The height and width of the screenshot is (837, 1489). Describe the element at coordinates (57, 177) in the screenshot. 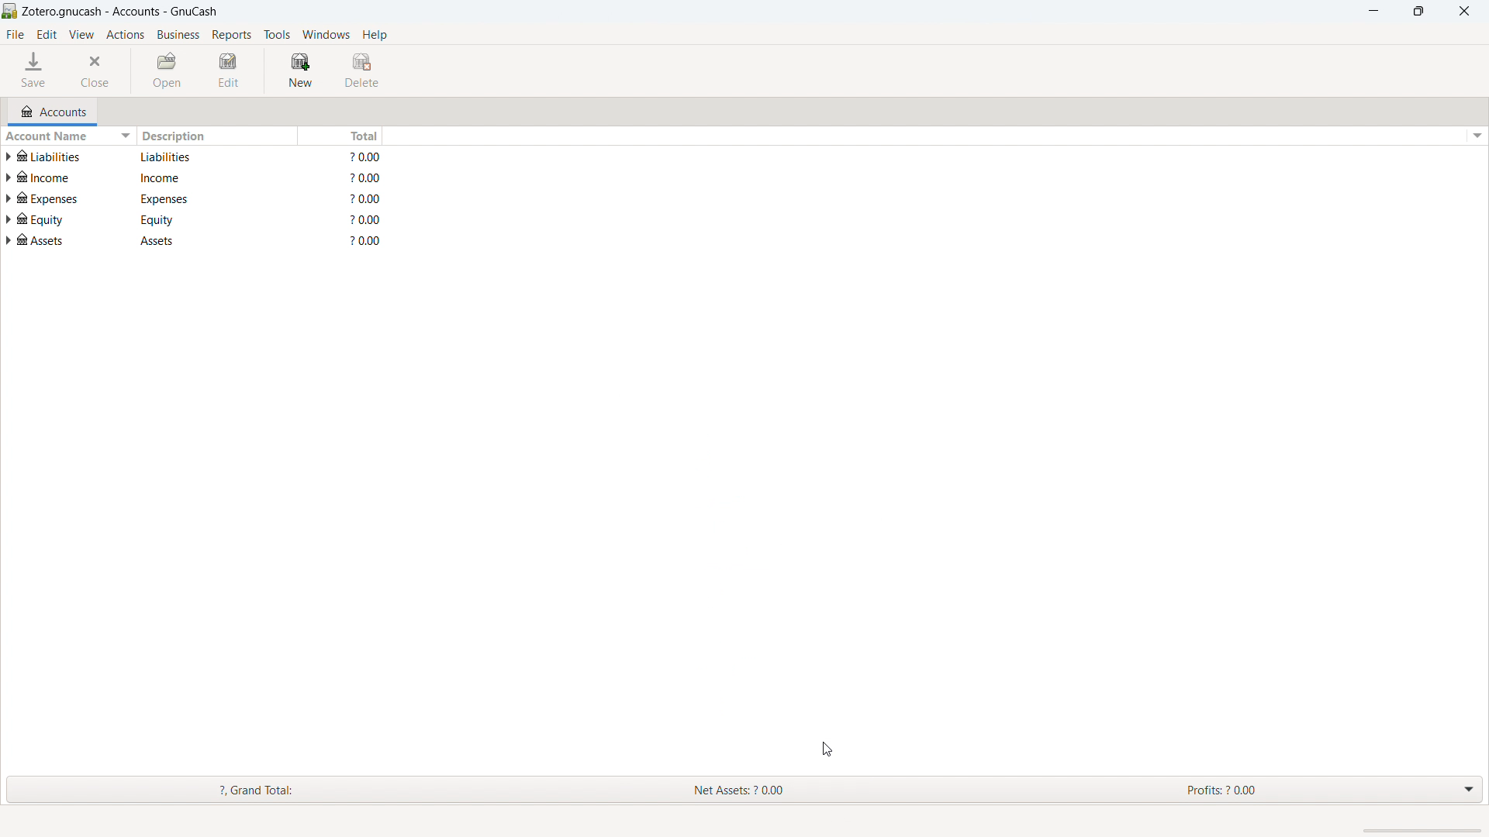

I see `account name` at that location.